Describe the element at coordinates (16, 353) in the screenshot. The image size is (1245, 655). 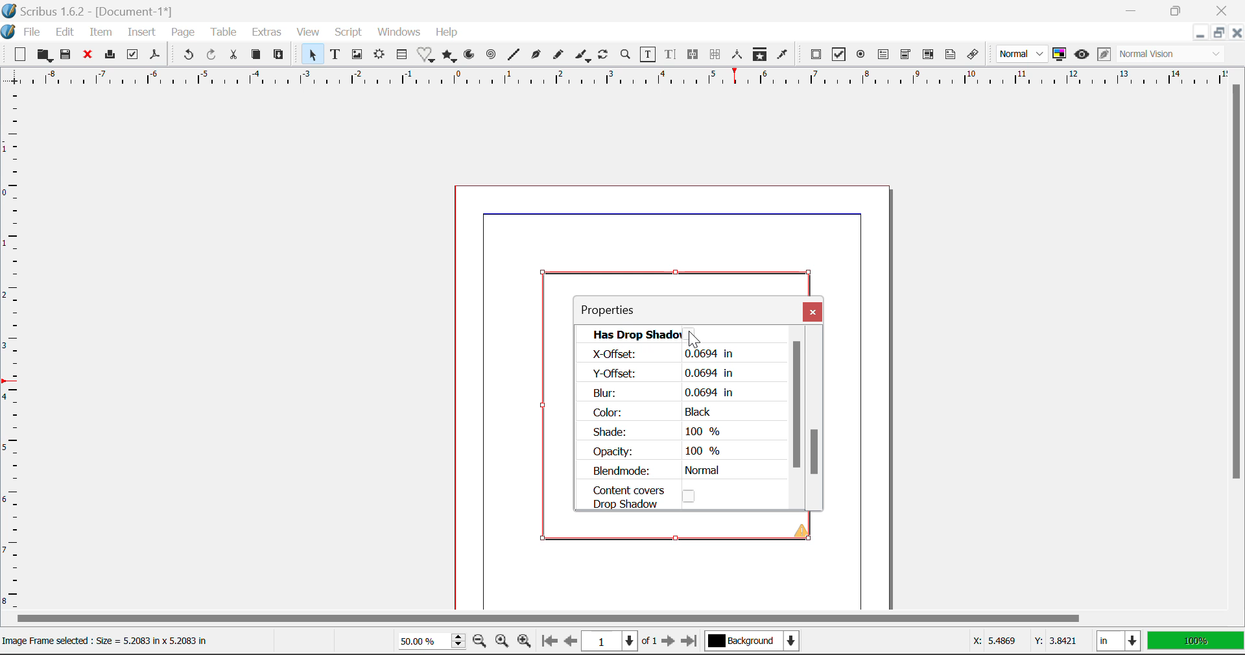
I see `Horizontal Page Margins` at that location.